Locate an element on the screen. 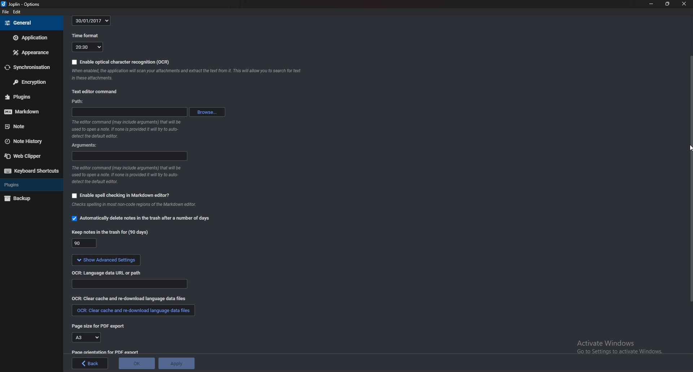 The height and width of the screenshot is (372, 693). Minimize is located at coordinates (651, 4).